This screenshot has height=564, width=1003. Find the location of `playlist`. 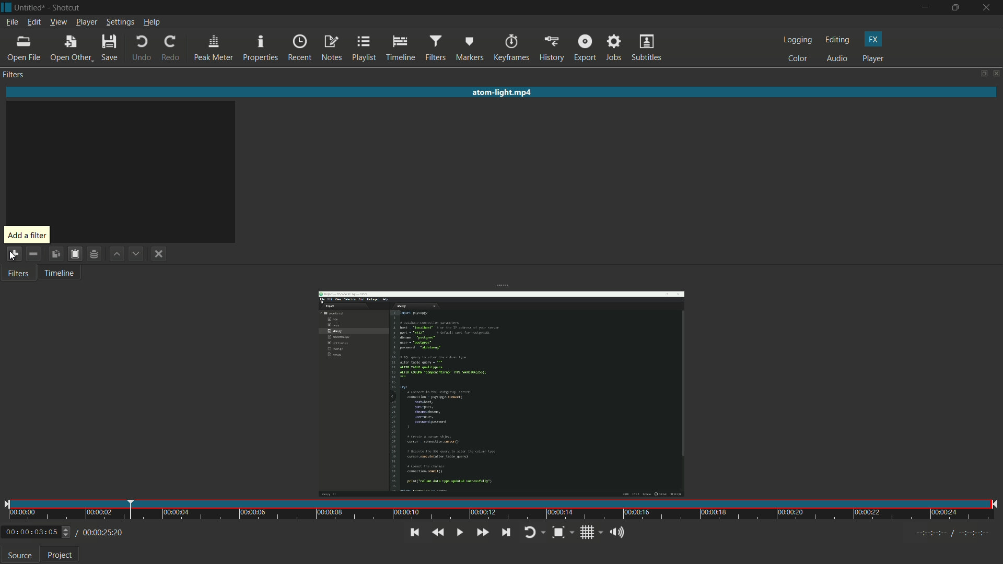

playlist is located at coordinates (366, 49).